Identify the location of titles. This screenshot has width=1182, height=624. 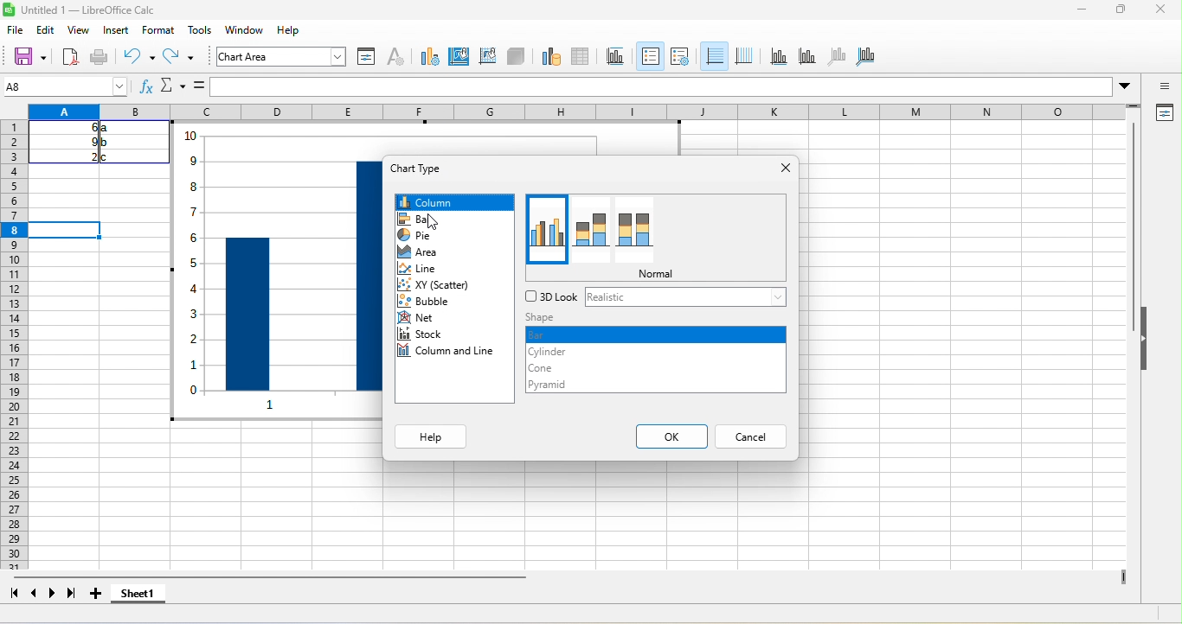
(649, 55).